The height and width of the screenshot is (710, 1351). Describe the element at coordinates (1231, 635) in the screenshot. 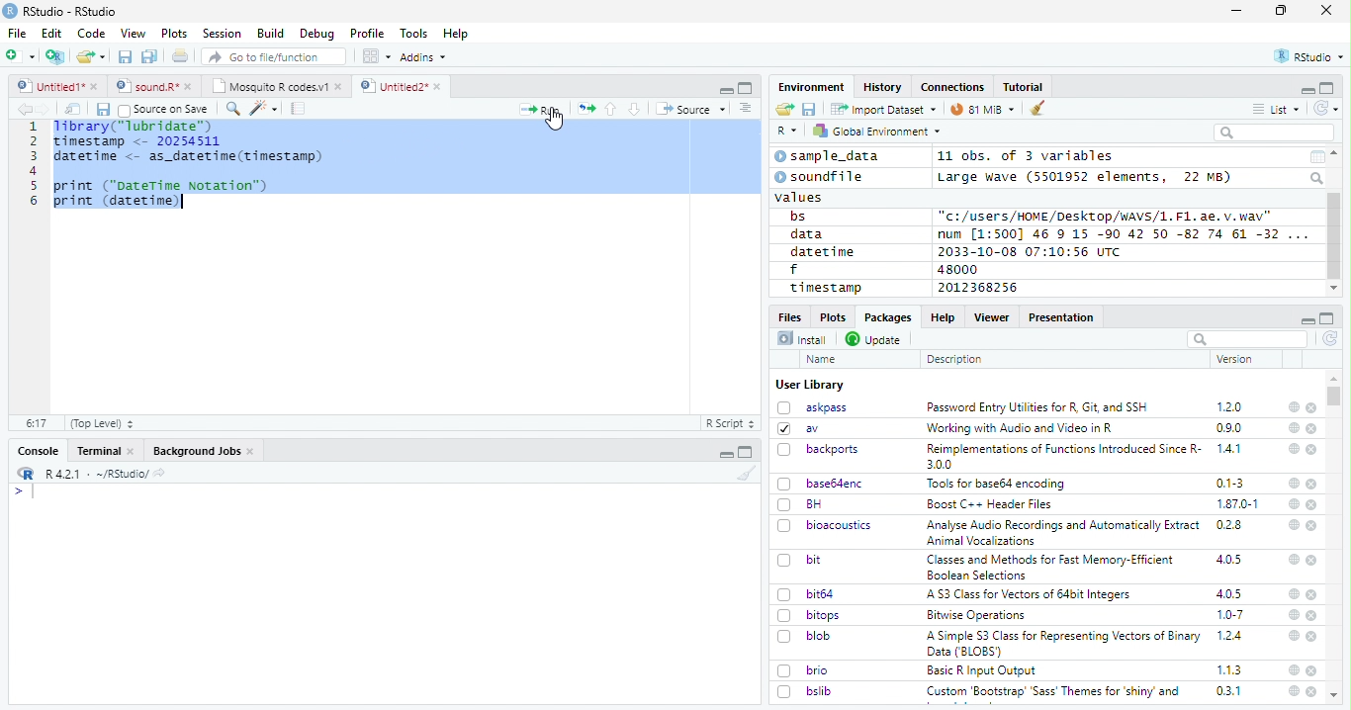

I see `1.2.4` at that location.